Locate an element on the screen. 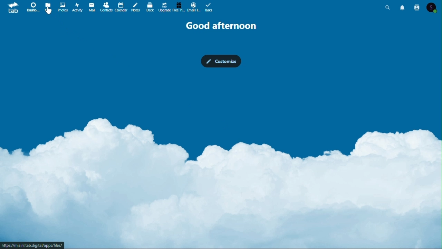 The width and height of the screenshot is (442, 249). Mail is located at coordinates (91, 7).